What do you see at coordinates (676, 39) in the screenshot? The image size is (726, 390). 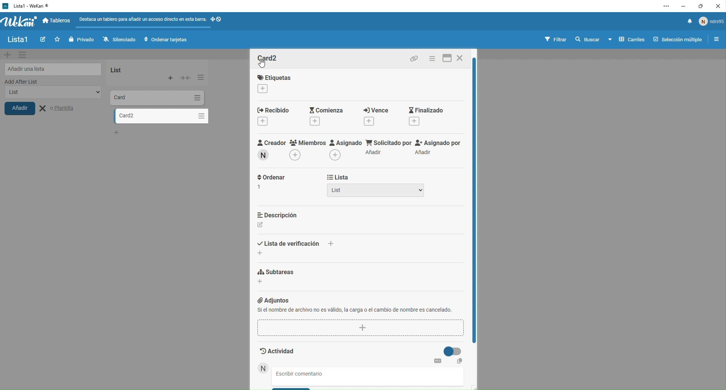 I see `seleccion multiple` at bounding box center [676, 39].